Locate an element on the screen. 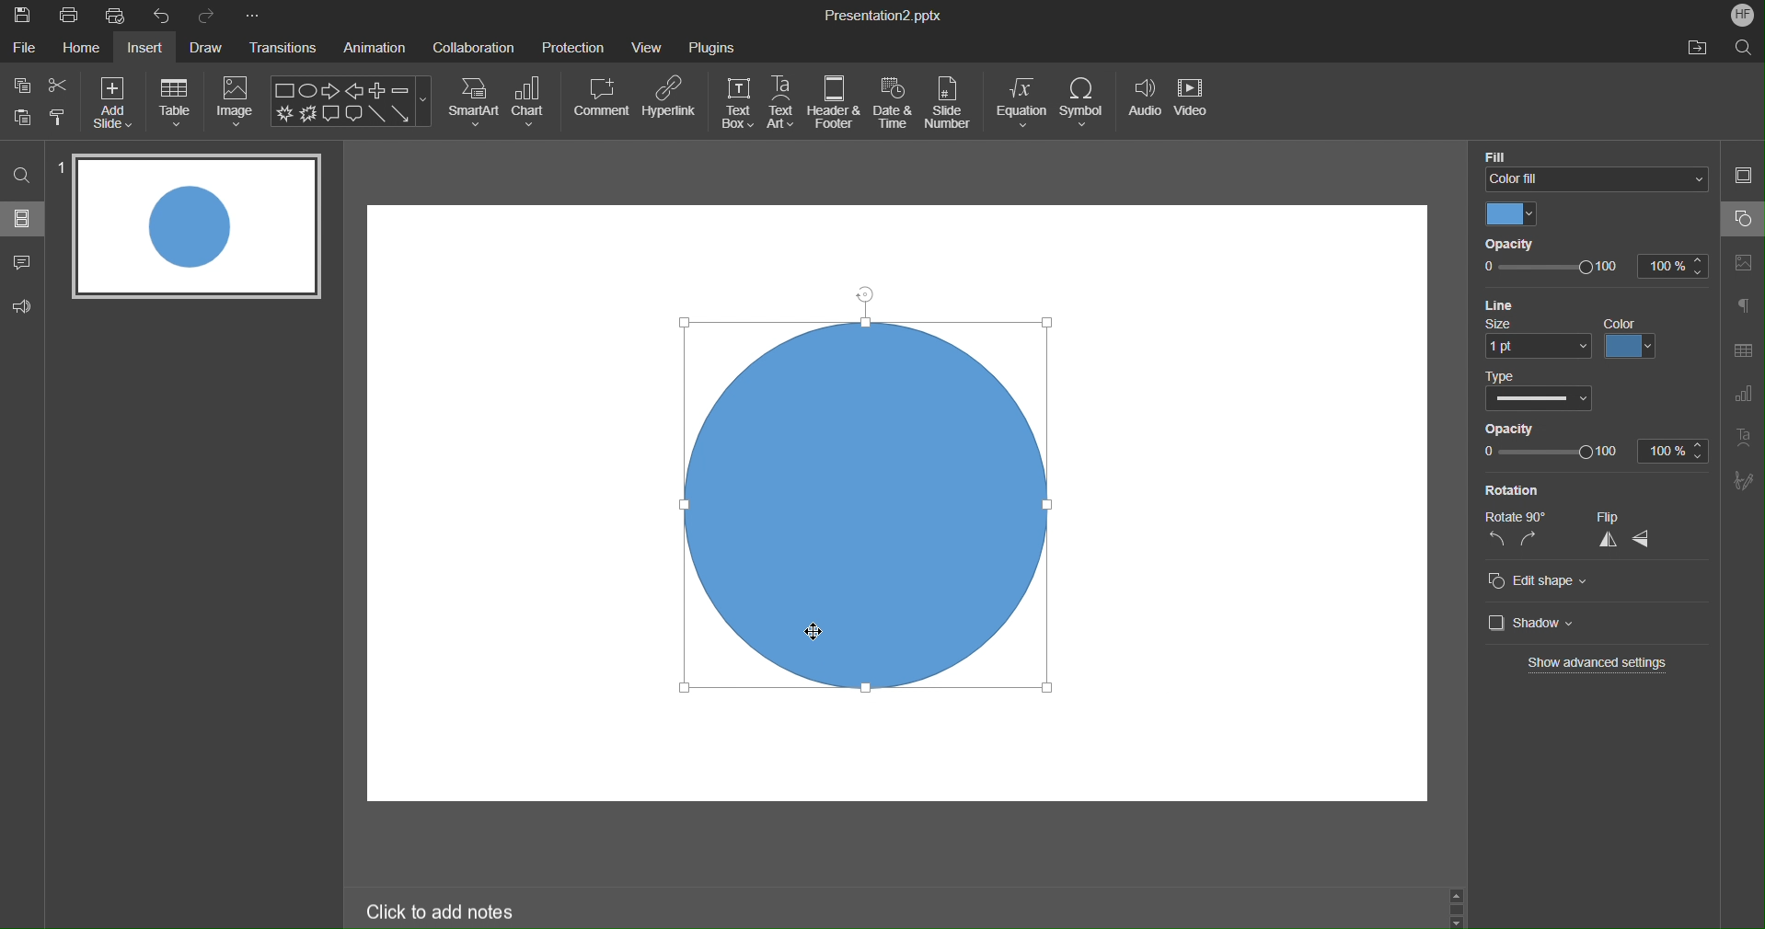 This screenshot has height=929, width=1765. Feedback & Support is located at coordinates (23, 304).